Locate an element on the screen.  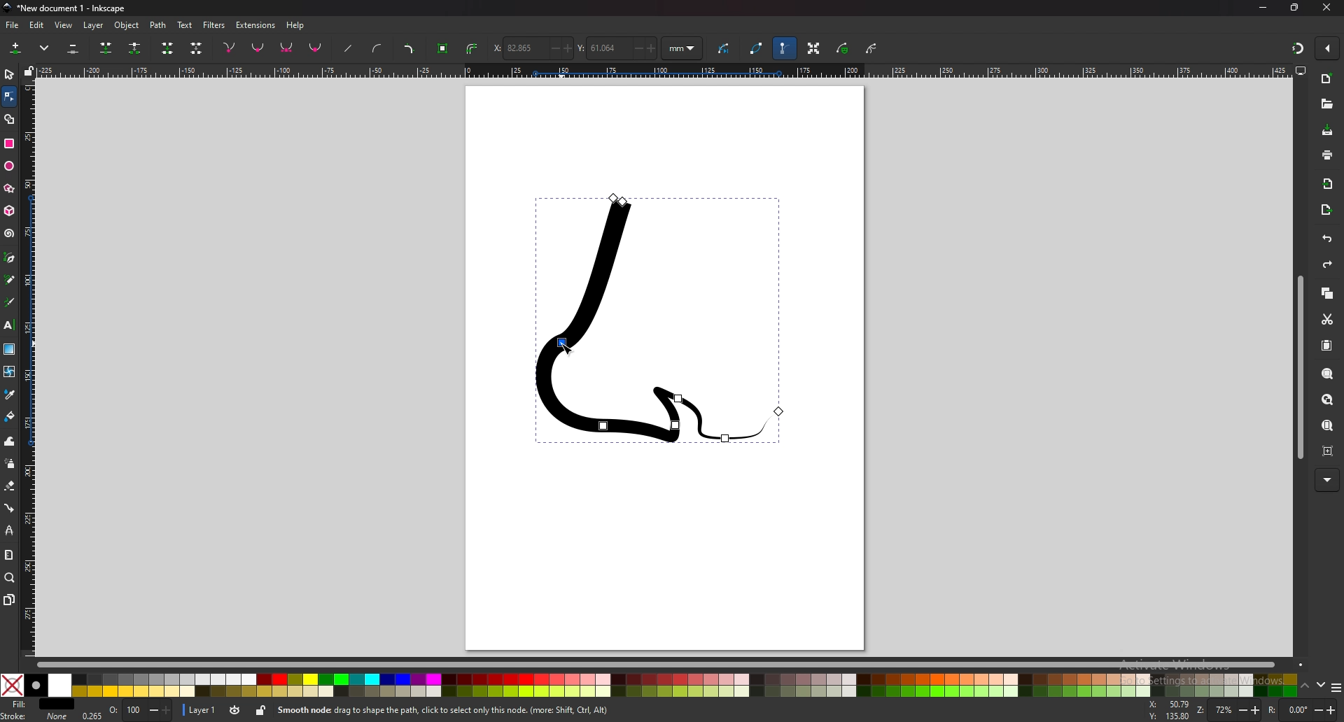
logo is located at coordinates (8, 8).